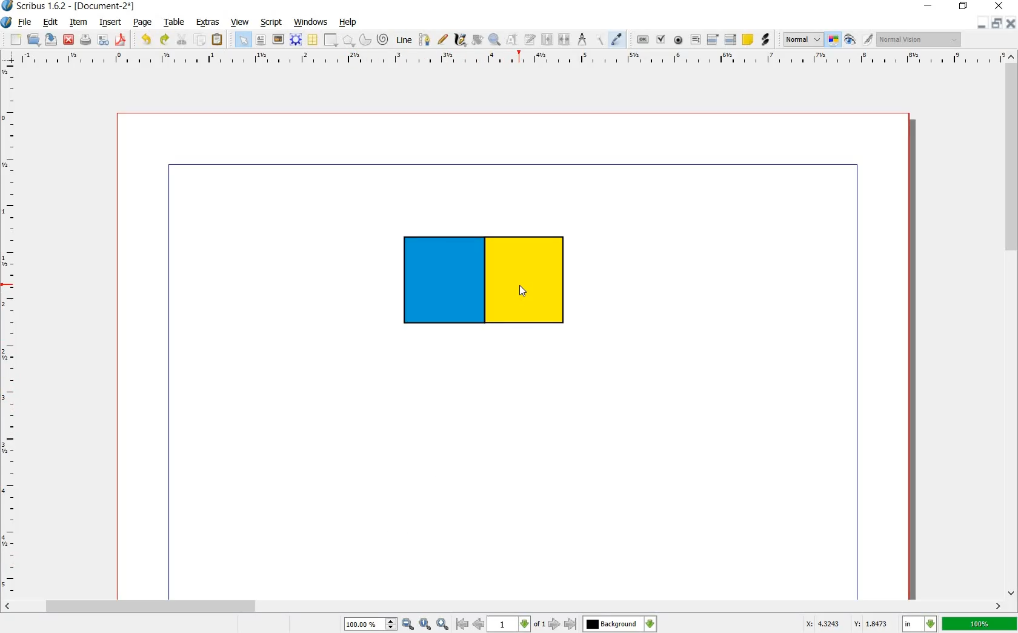  I want to click on table, so click(313, 39).